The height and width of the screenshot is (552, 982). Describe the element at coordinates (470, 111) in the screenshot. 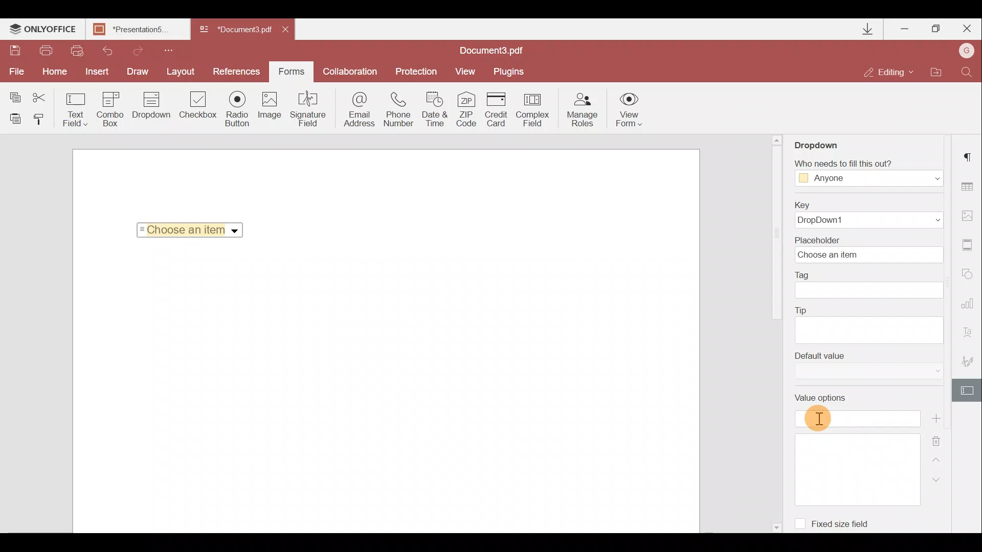

I see `ZIP code` at that location.